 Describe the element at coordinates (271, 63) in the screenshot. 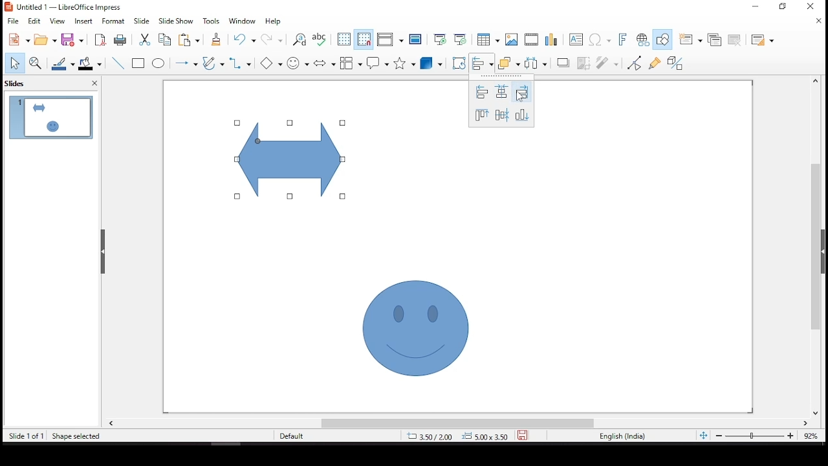

I see `basic shapes` at that location.